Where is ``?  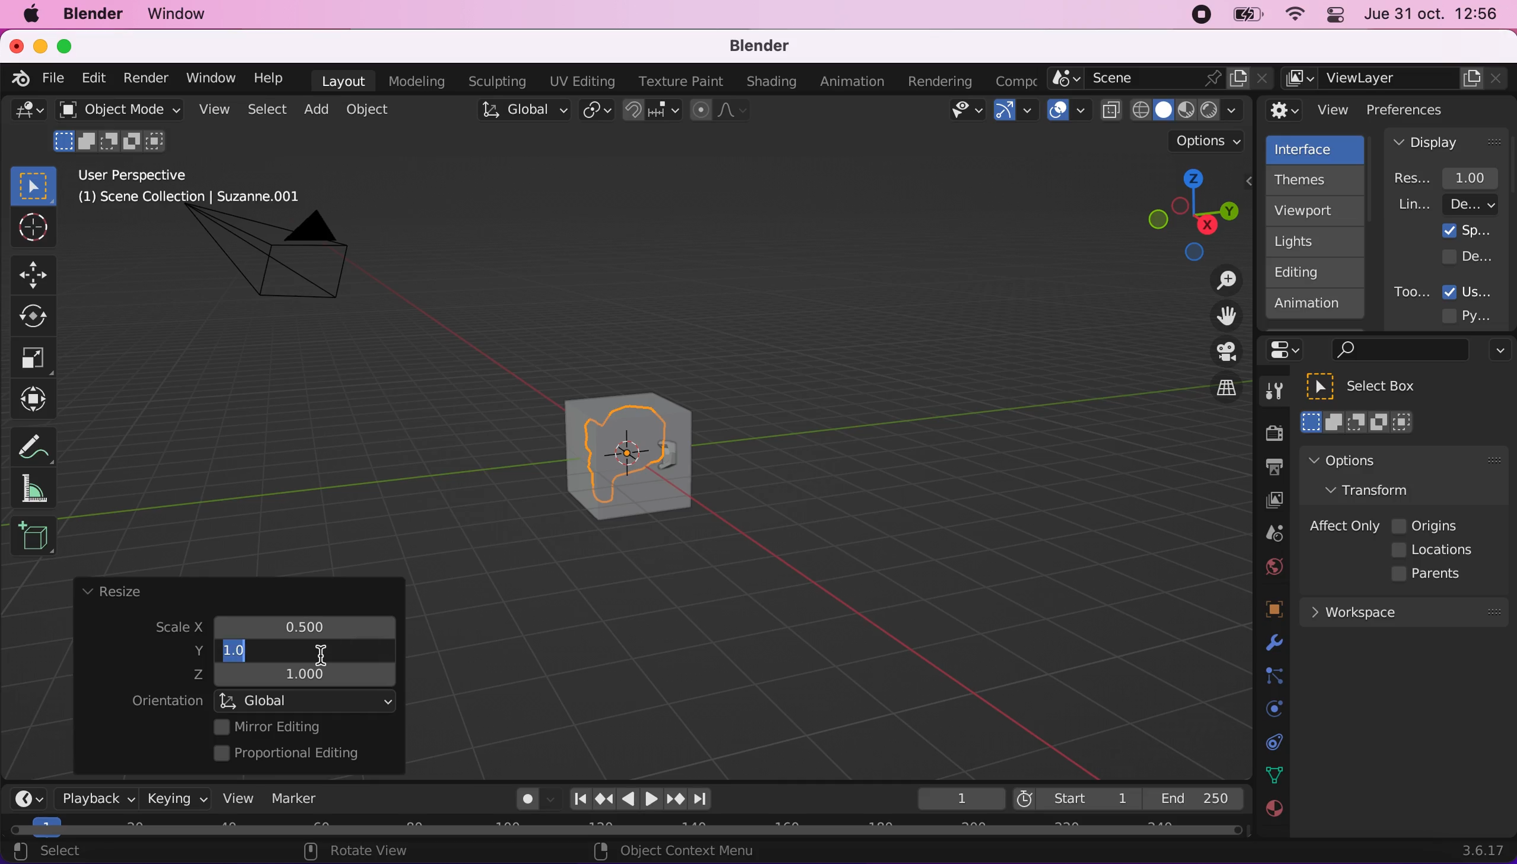
 is located at coordinates (39, 273).